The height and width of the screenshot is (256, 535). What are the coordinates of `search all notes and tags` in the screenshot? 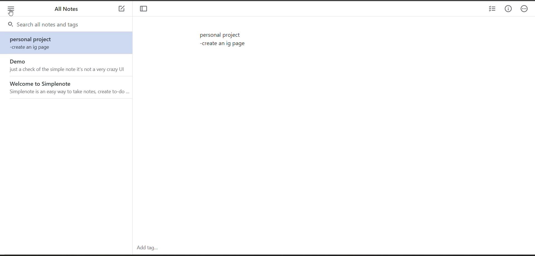 It's located at (71, 25).